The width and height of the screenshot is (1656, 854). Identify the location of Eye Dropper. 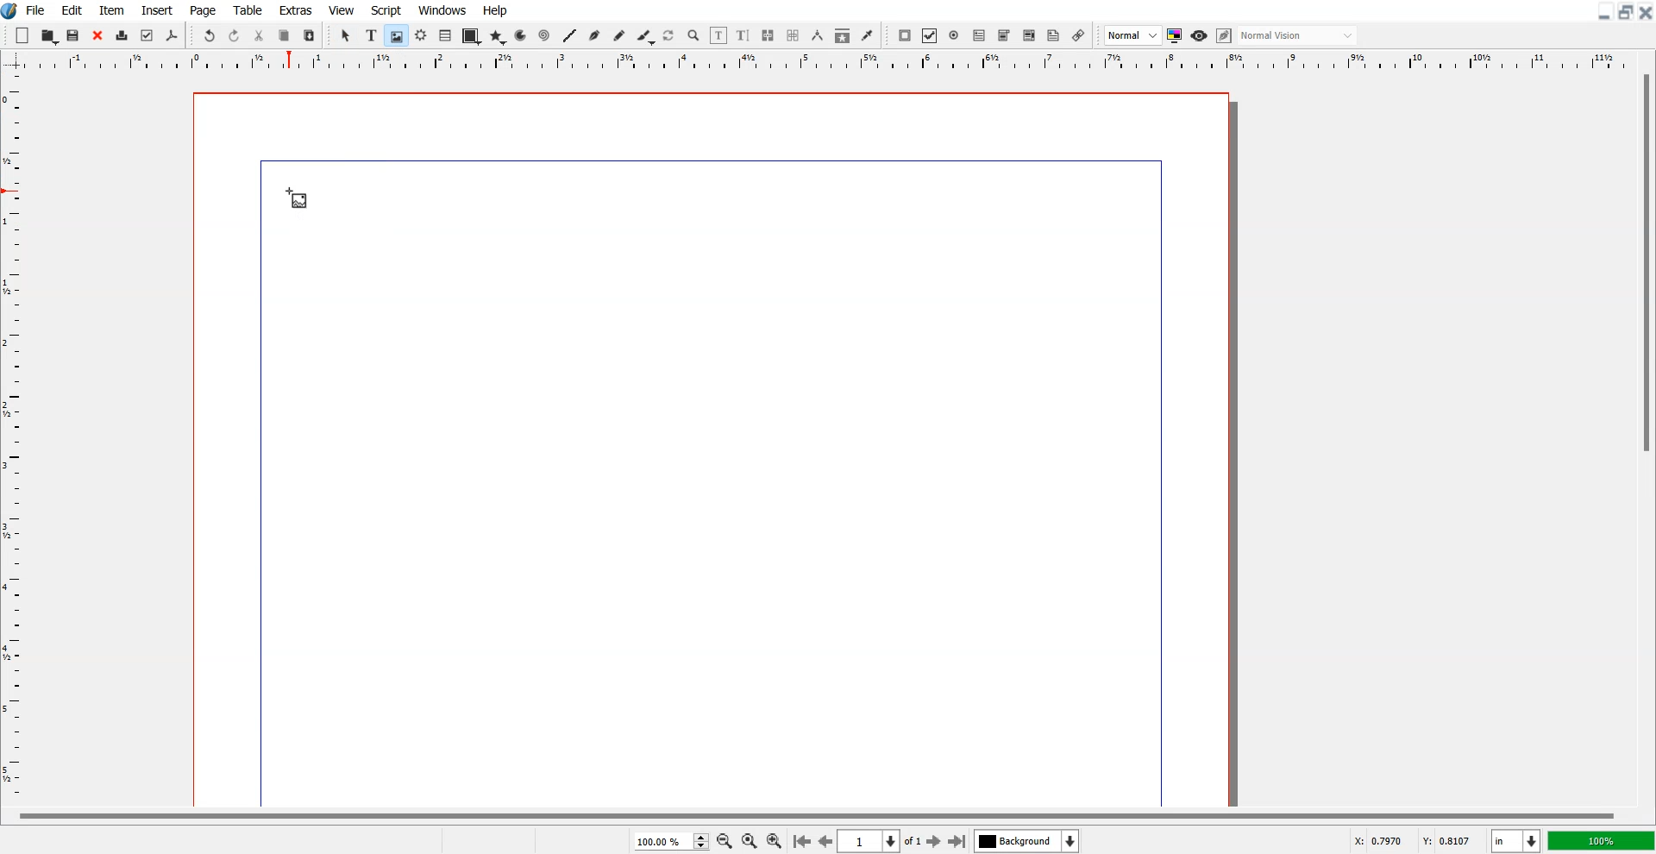
(867, 35).